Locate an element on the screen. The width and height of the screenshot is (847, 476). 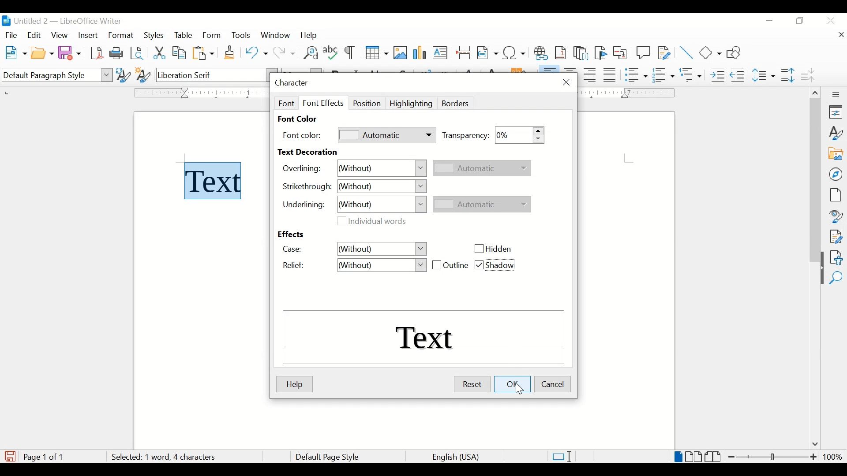
new comment is located at coordinates (644, 52).